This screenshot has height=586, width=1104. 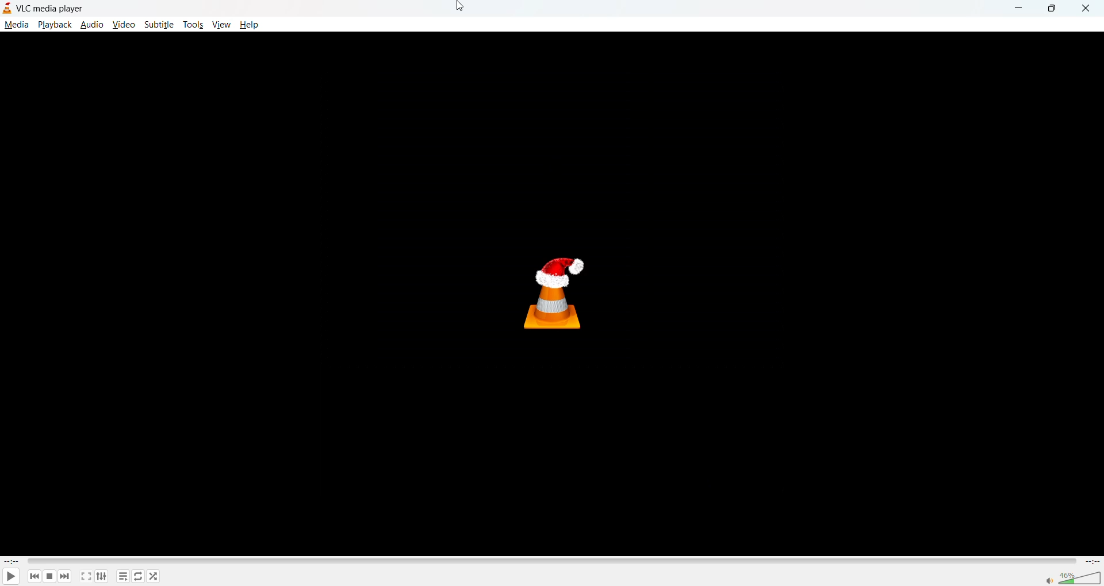 I want to click on settings, so click(x=99, y=577).